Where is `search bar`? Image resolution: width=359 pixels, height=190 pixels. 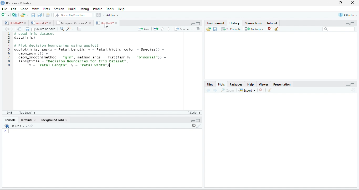
search bar is located at coordinates (339, 29).